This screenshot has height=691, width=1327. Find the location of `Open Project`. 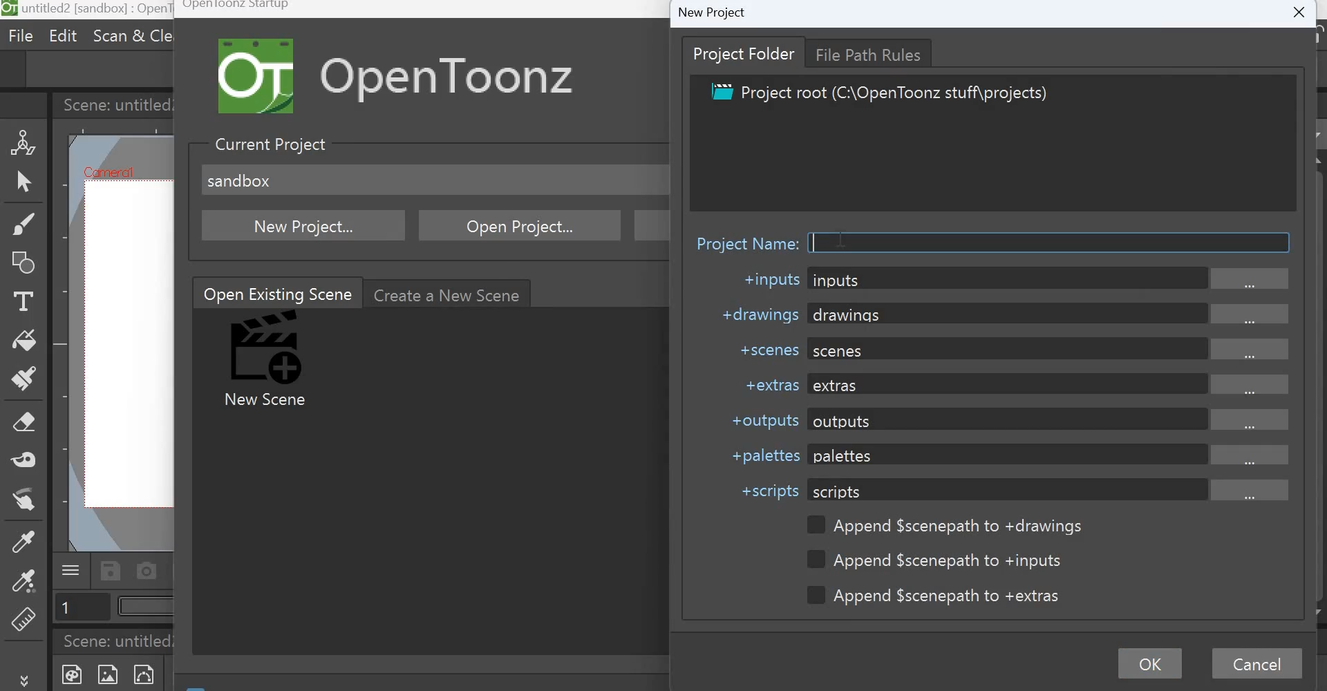

Open Project is located at coordinates (522, 225).